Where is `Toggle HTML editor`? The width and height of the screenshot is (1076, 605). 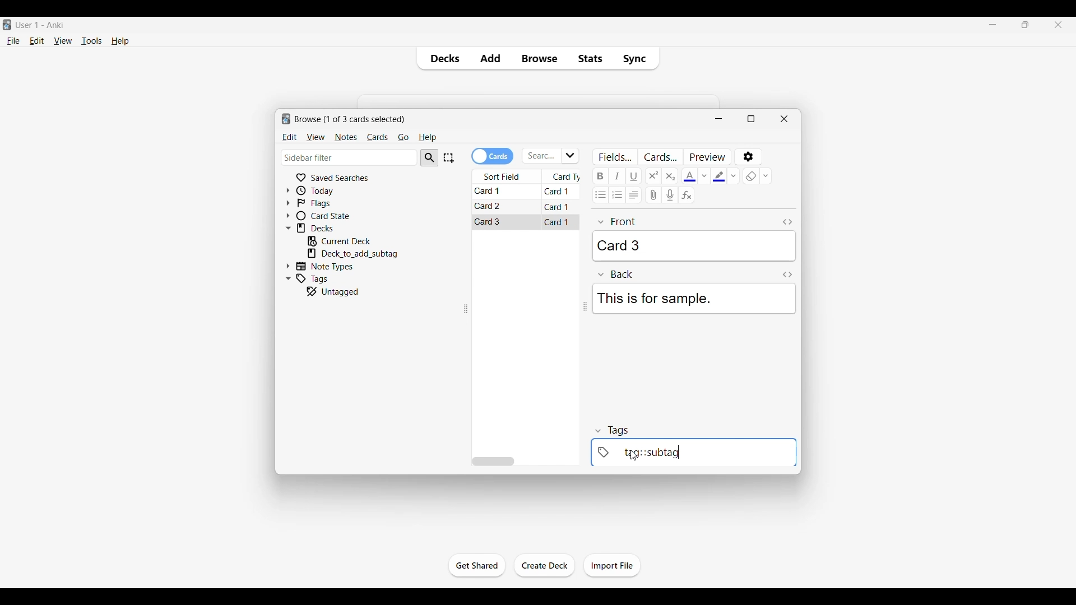 Toggle HTML editor is located at coordinates (787, 222).